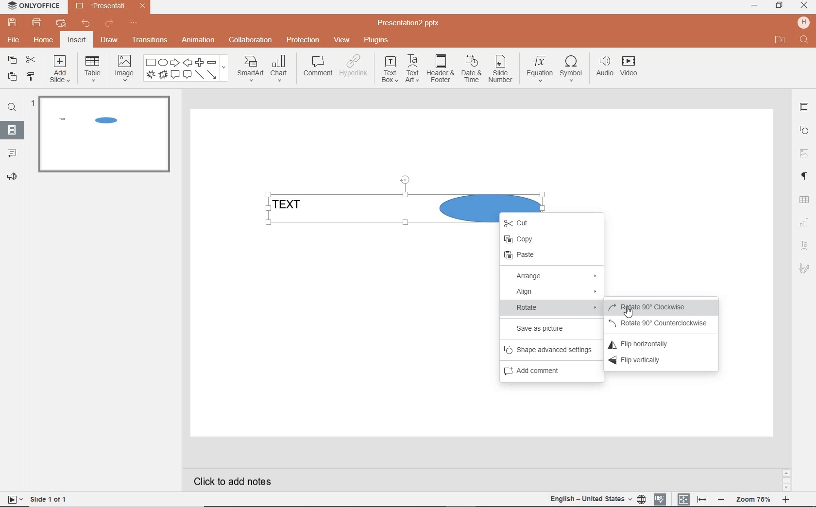  Describe the element at coordinates (548, 256) in the screenshot. I see `paste` at that location.